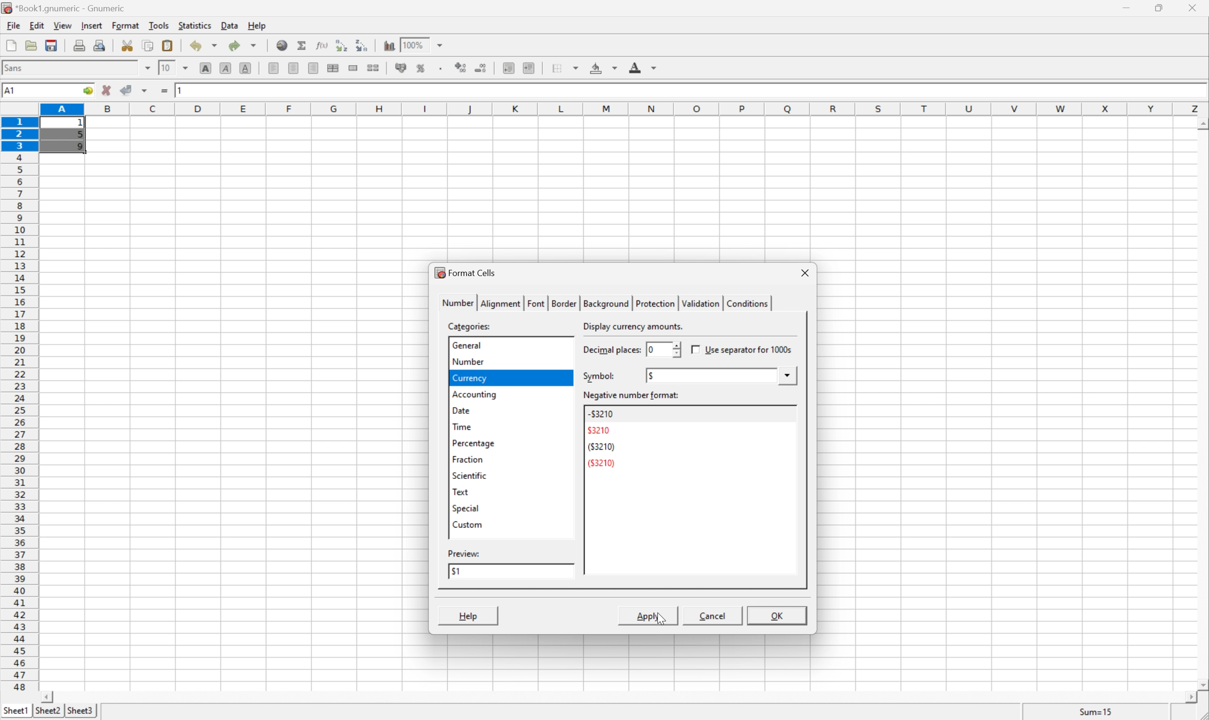 The width and height of the screenshot is (1209, 720). Describe the element at coordinates (461, 426) in the screenshot. I see `time` at that location.